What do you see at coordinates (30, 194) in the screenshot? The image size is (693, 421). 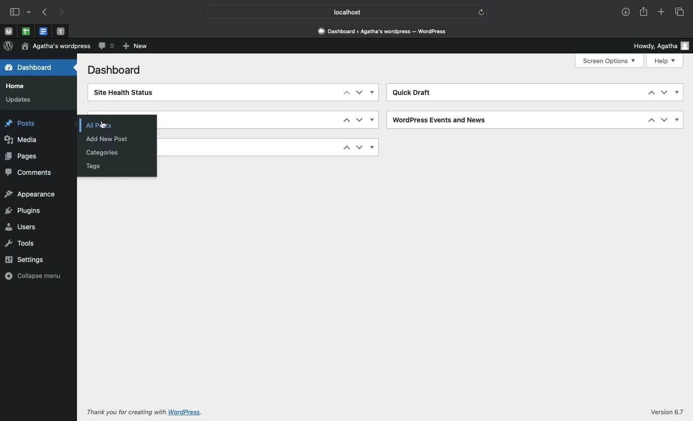 I see `Appearance` at bounding box center [30, 194].